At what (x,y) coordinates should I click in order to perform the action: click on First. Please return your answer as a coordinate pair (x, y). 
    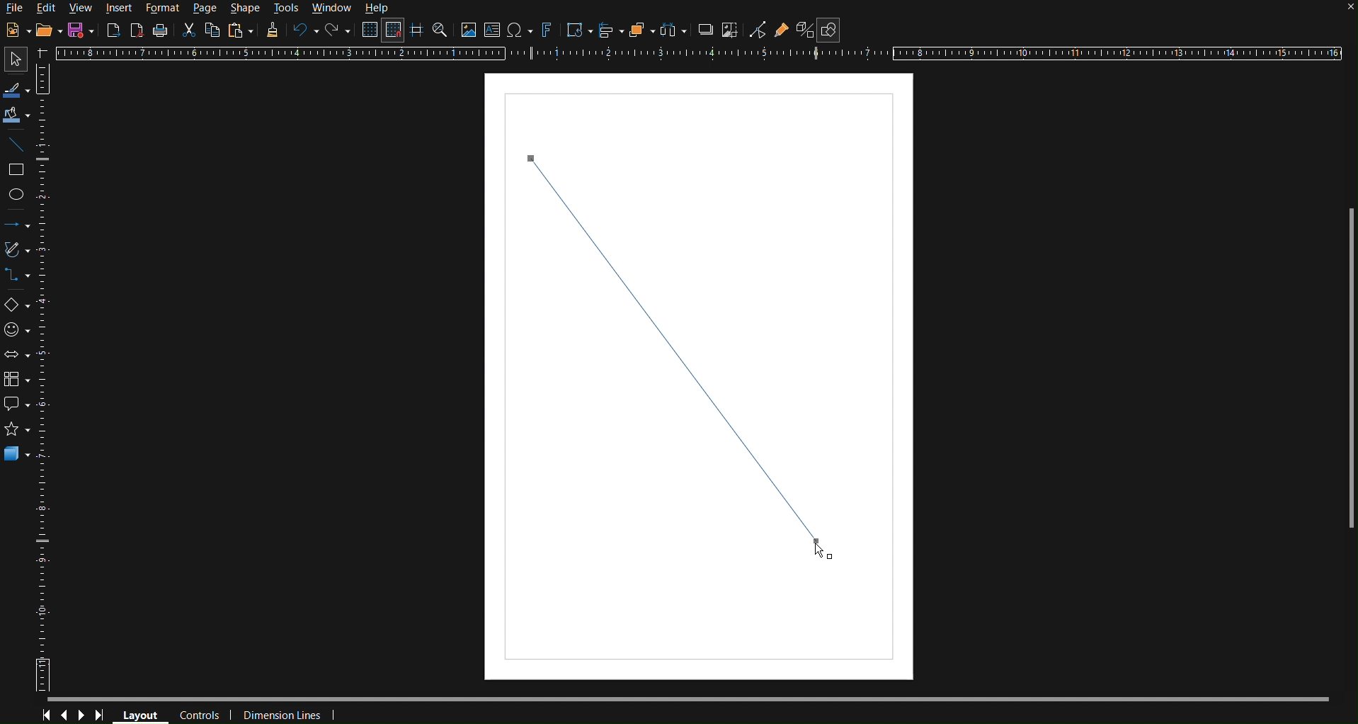
    Looking at the image, I should click on (45, 715).